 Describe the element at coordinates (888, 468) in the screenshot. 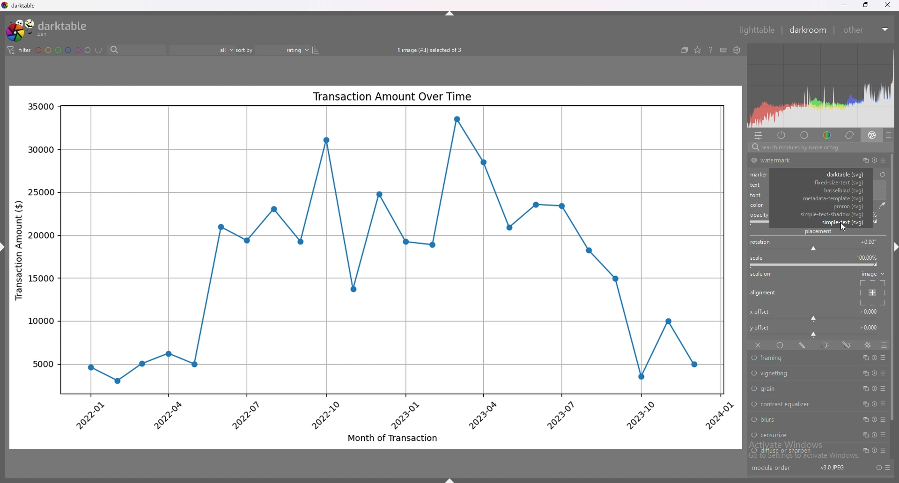

I see `presets` at that location.